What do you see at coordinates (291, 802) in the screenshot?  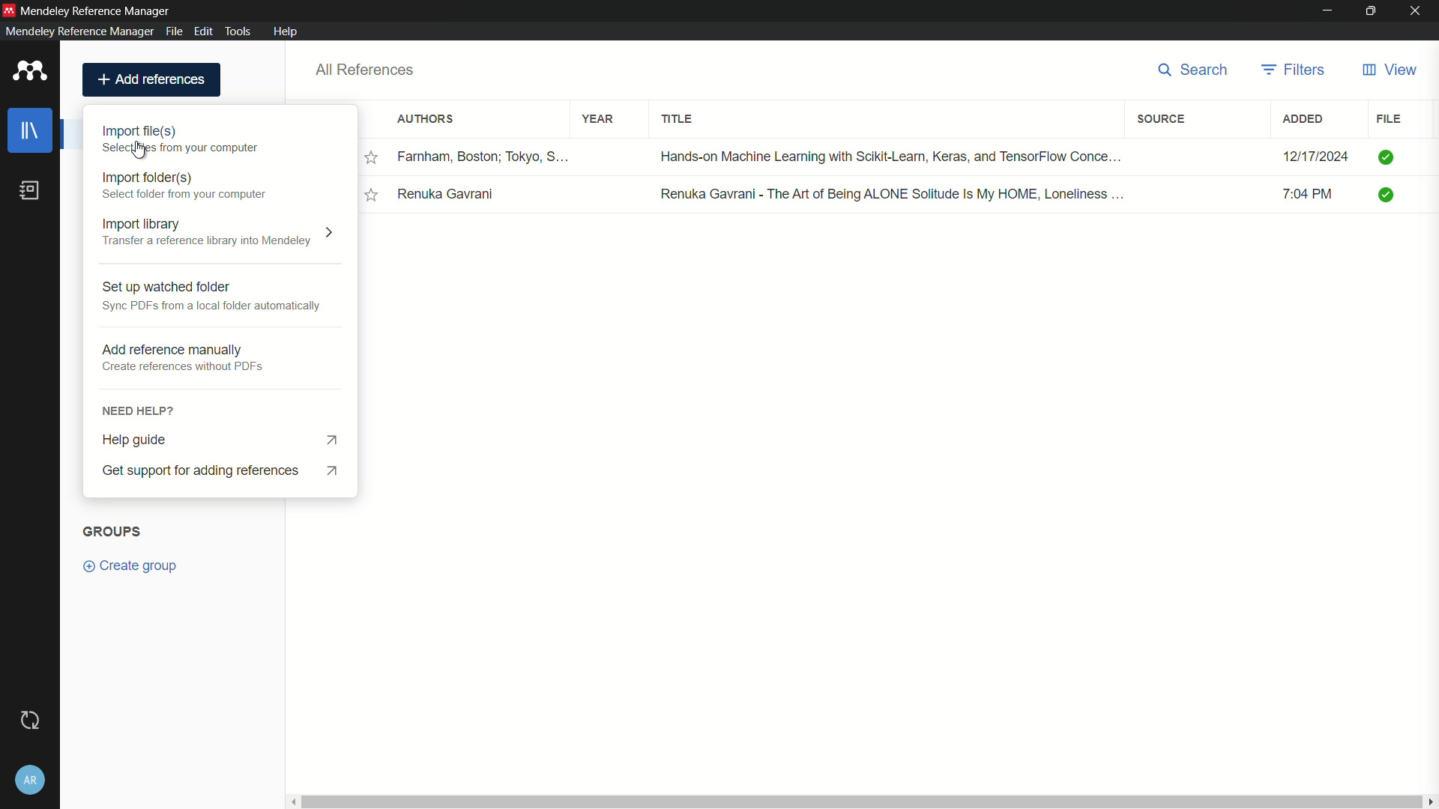 I see `scroll left` at bounding box center [291, 802].